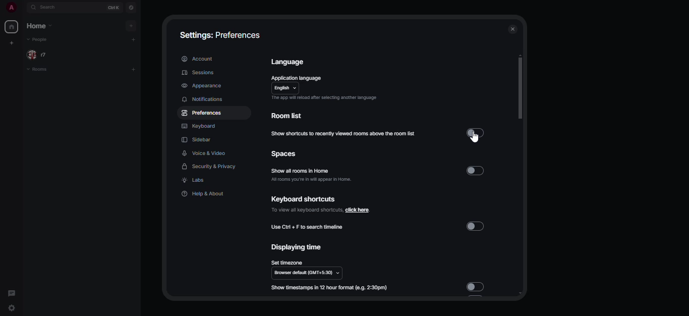  What do you see at coordinates (476, 132) in the screenshot?
I see `disabled` at bounding box center [476, 132].